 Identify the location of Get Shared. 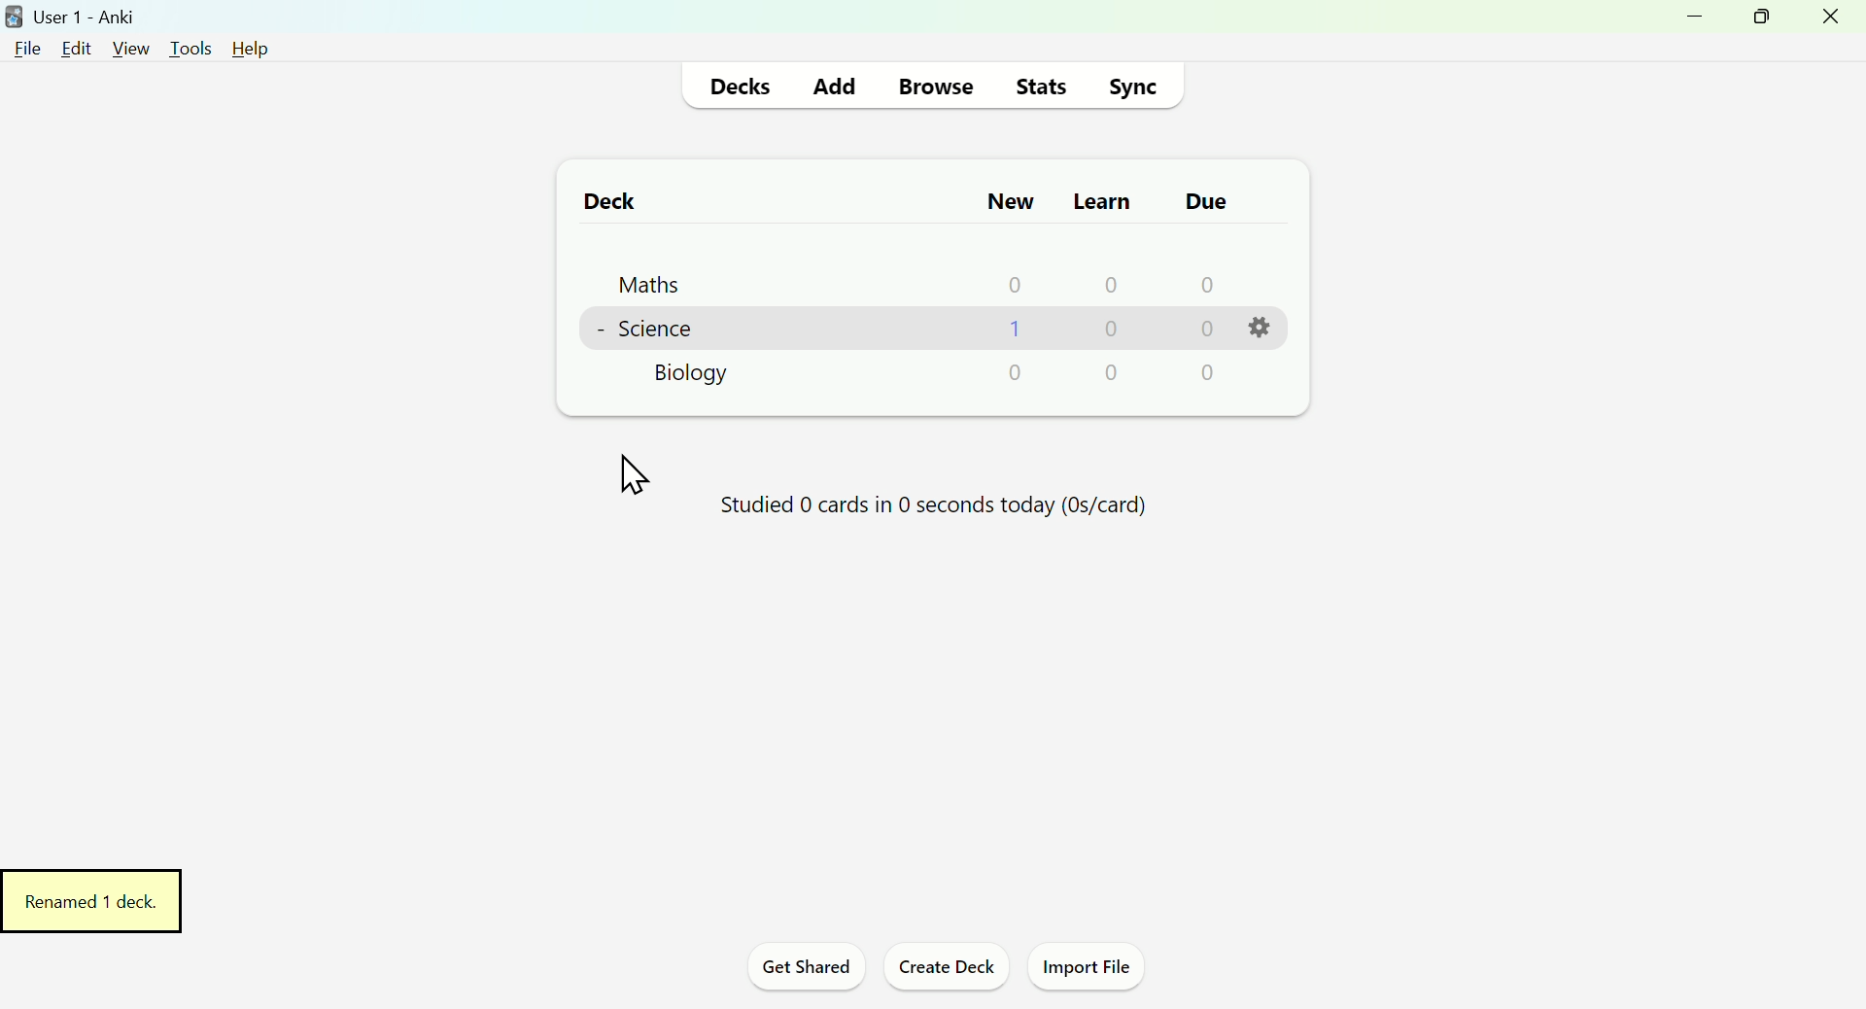
(799, 970).